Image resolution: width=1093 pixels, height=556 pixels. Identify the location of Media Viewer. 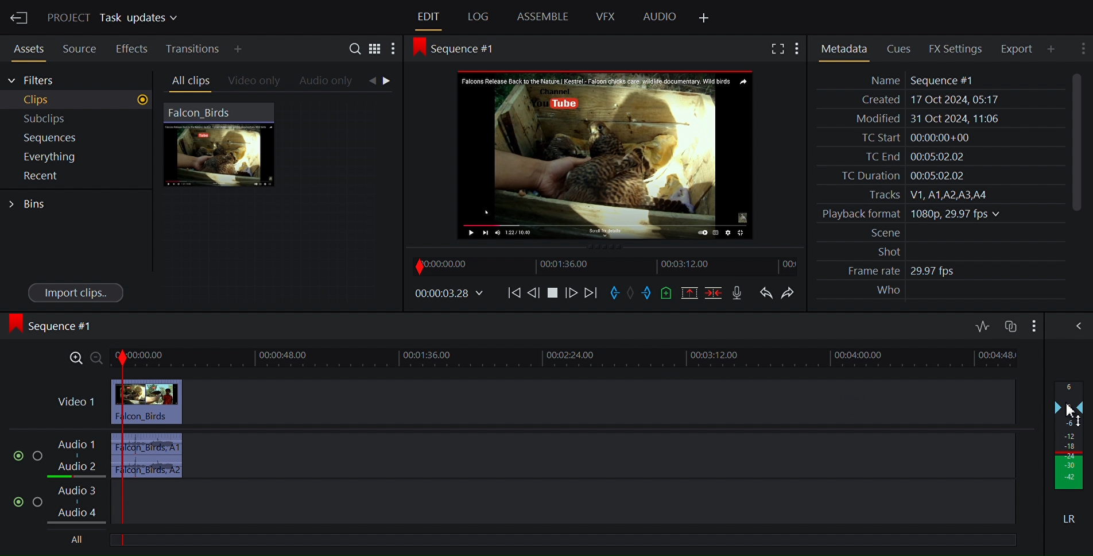
(604, 153).